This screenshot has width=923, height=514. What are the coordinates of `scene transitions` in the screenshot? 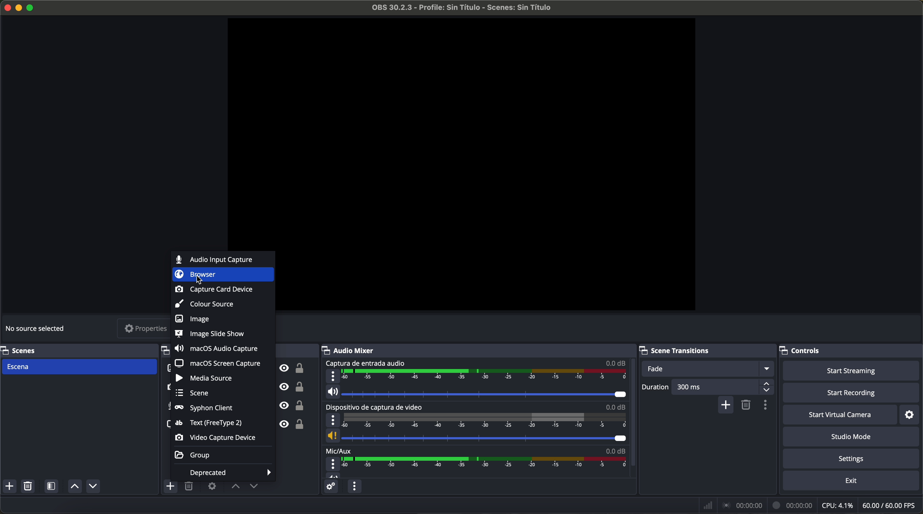 It's located at (677, 350).